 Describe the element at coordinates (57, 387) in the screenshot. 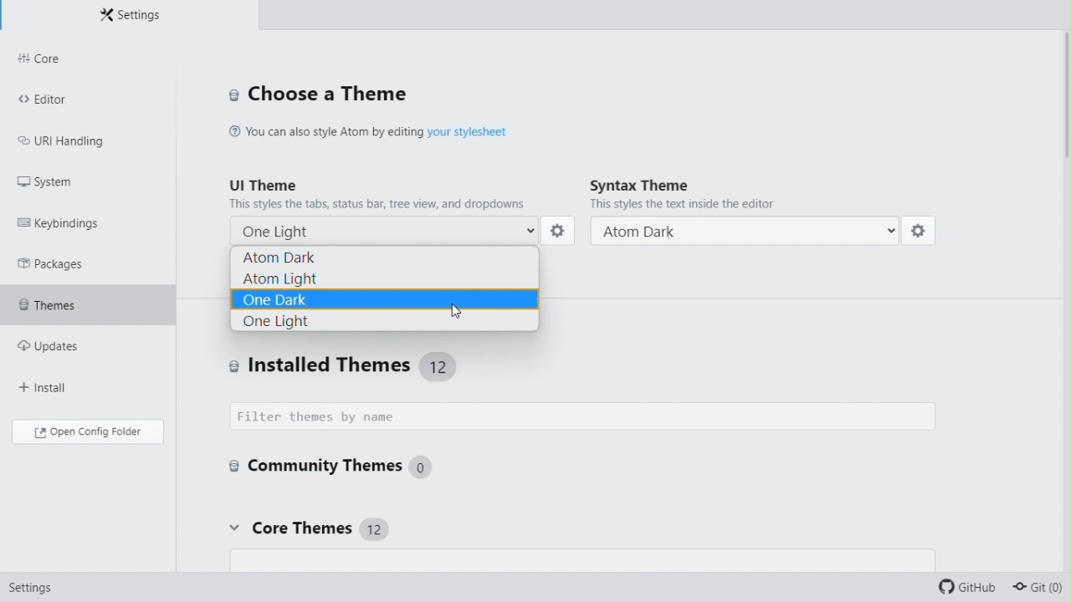

I see `Install` at that location.